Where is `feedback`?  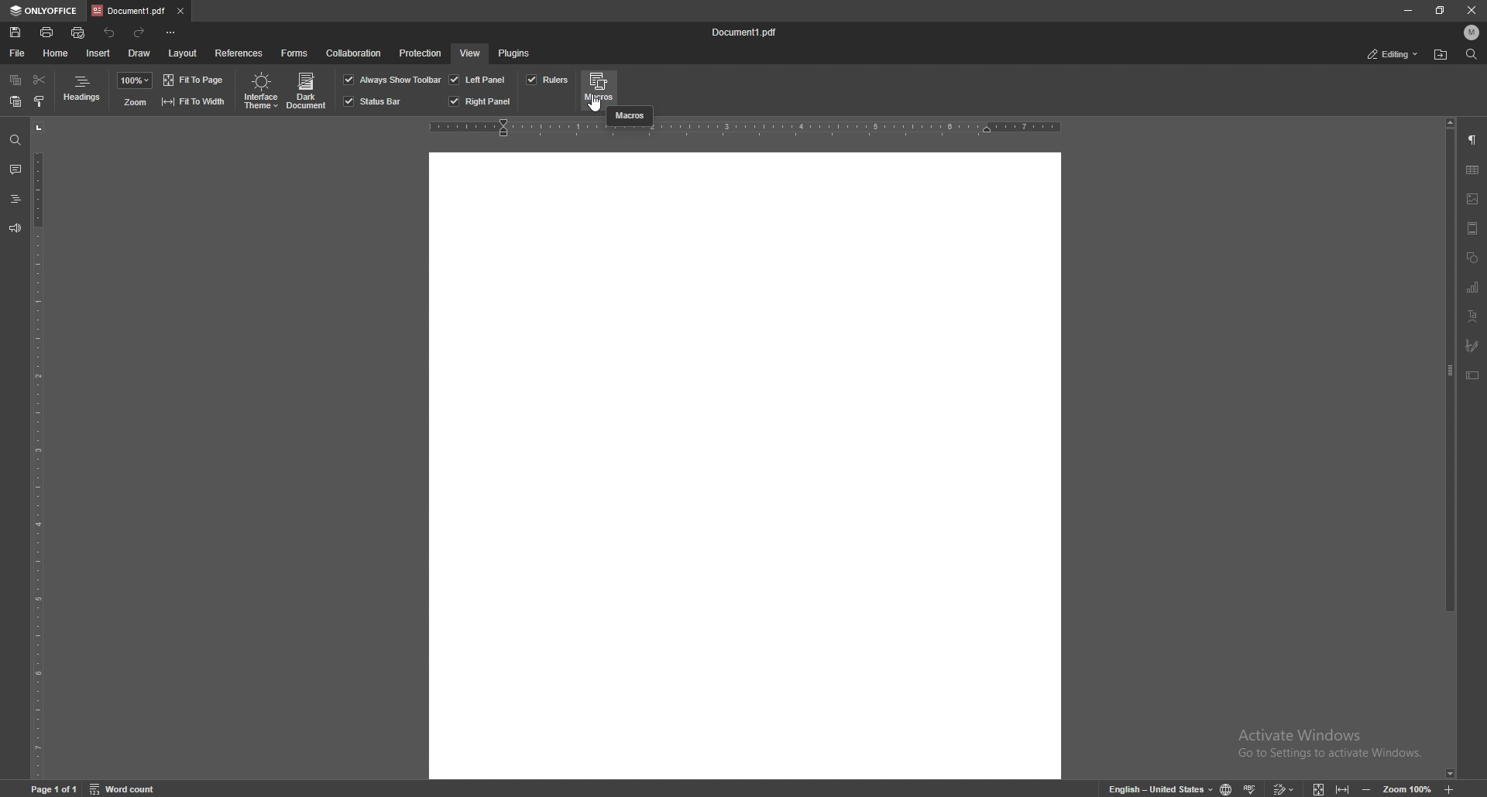
feedback is located at coordinates (15, 228).